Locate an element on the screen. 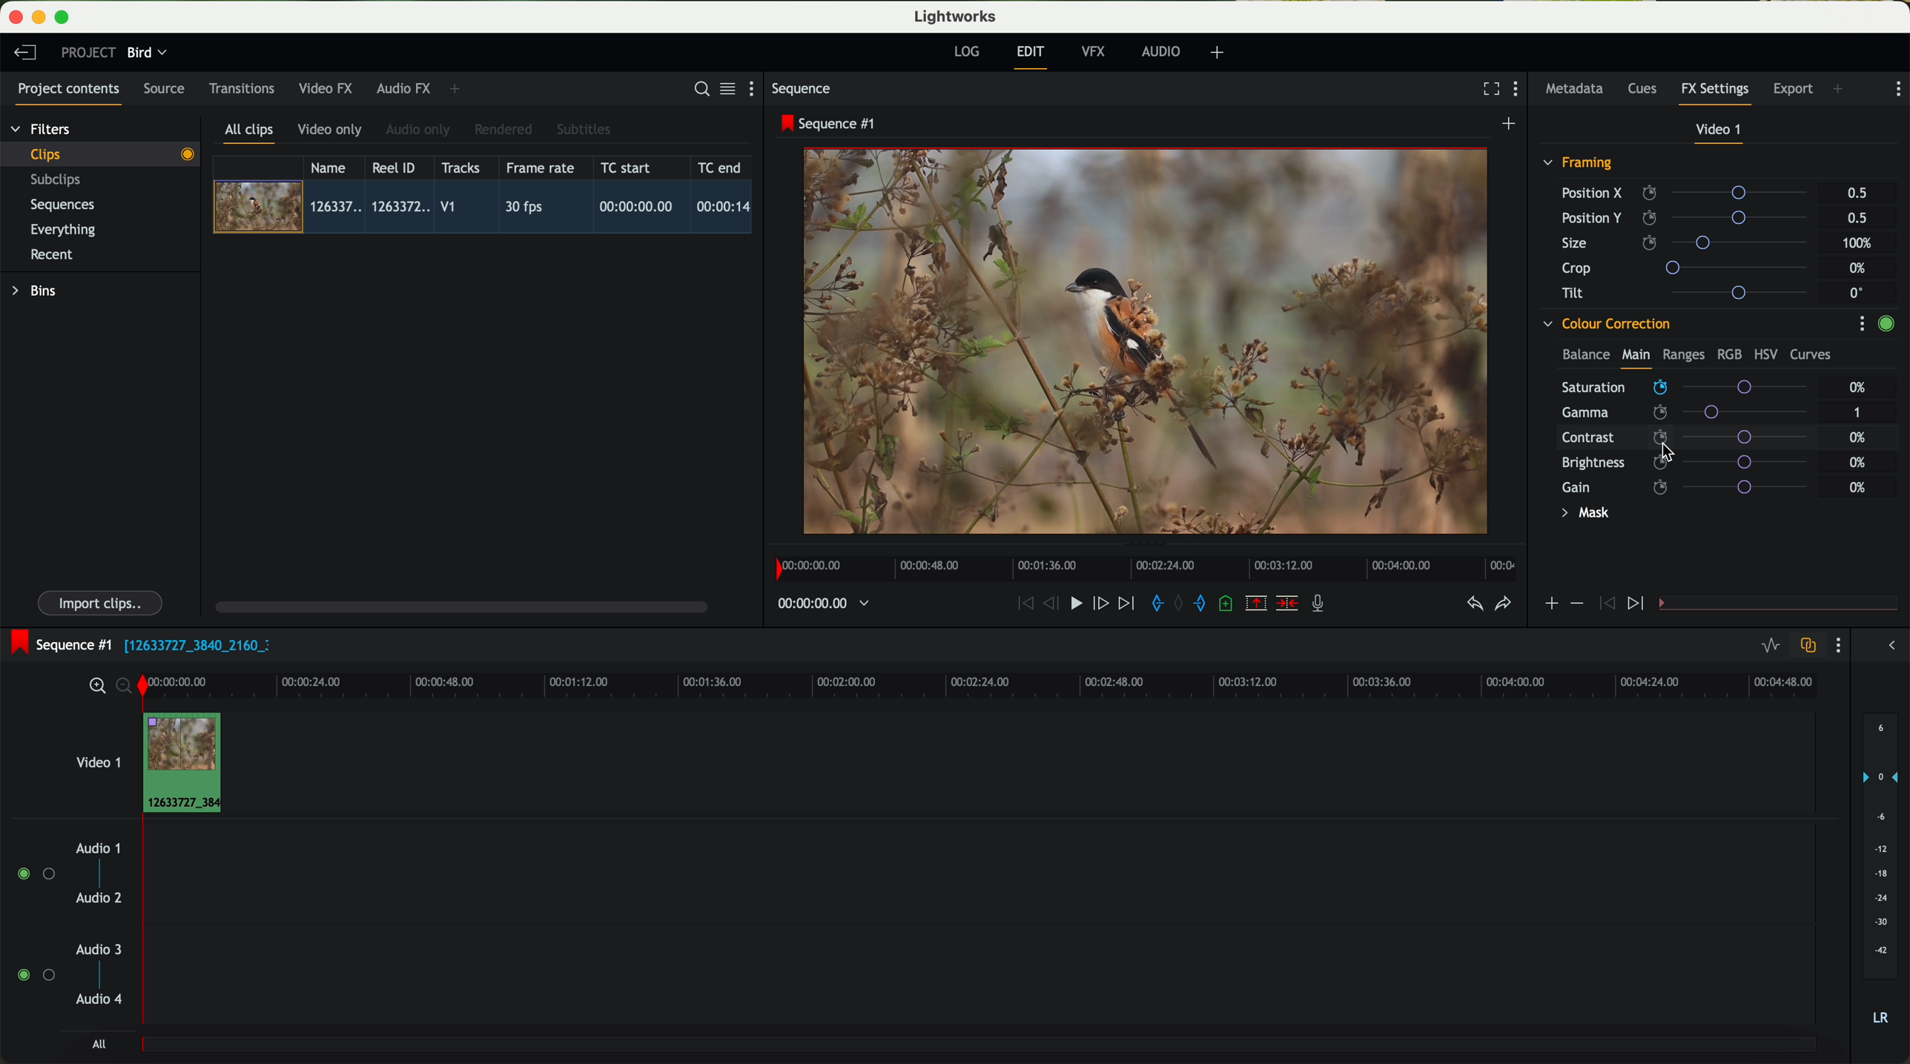 This screenshot has height=1064, width=1910. project contents is located at coordinates (69, 93).